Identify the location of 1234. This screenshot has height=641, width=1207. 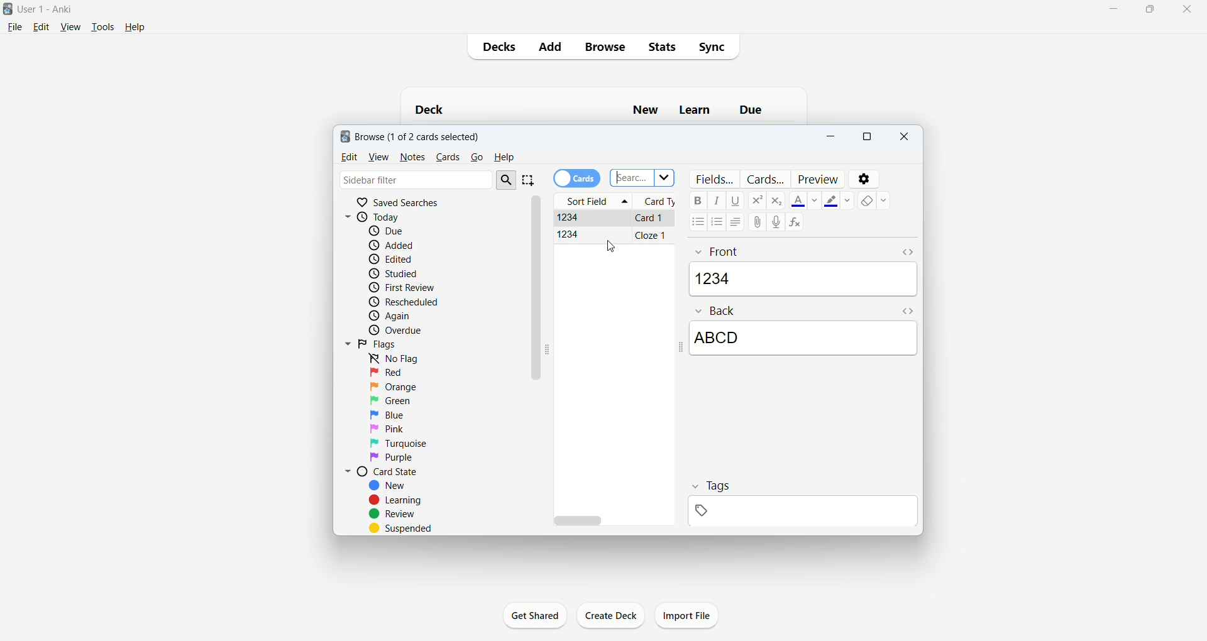
(805, 280).